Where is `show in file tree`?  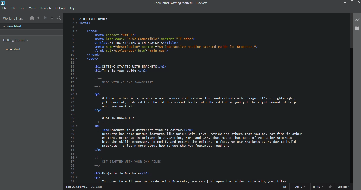
show in file tree is located at coordinates (32, 18).